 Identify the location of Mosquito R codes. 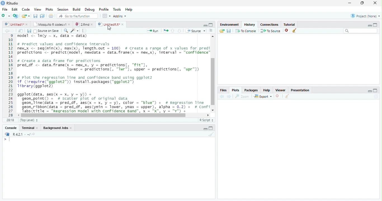
(51, 24).